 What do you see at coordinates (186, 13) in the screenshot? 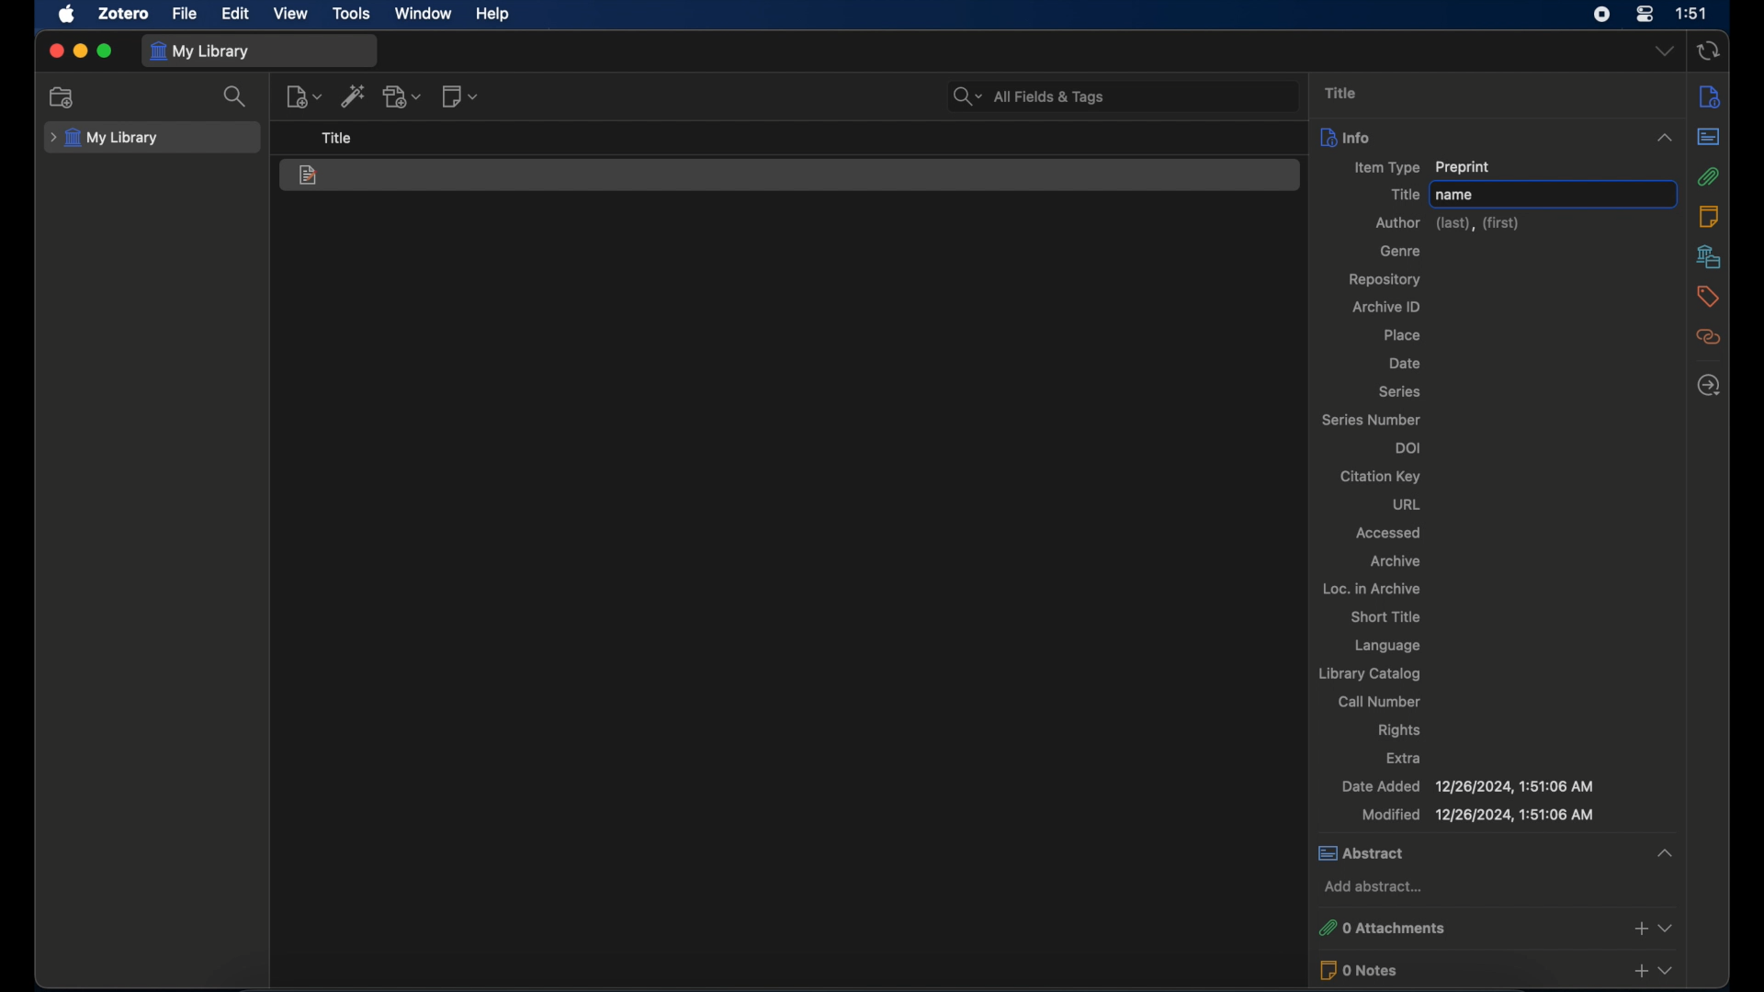
I see `file` at bounding box center [186, 13].